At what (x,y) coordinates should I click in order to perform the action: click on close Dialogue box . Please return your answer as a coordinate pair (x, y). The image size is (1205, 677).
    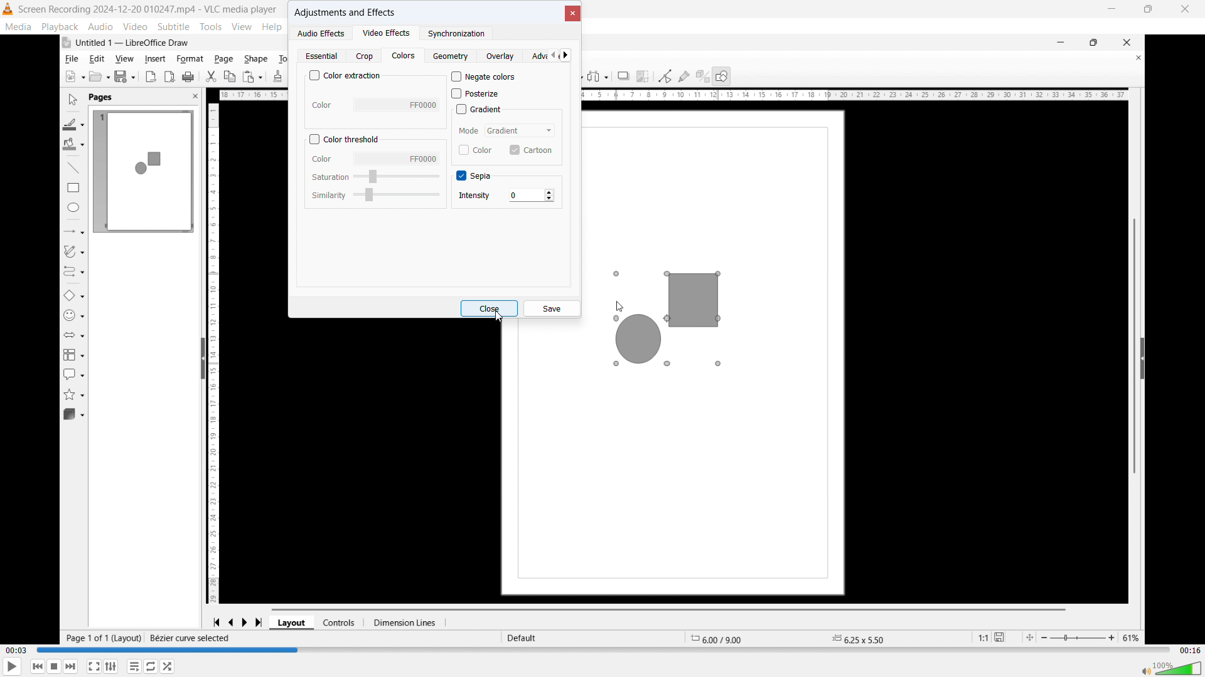
    Looking at the image, I should click on (574, 14).